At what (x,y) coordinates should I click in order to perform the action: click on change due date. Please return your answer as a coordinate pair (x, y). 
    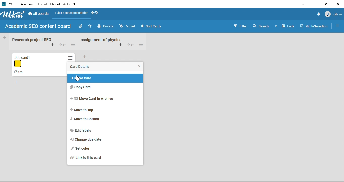
    Looking at the image, I should click on (92, 140).